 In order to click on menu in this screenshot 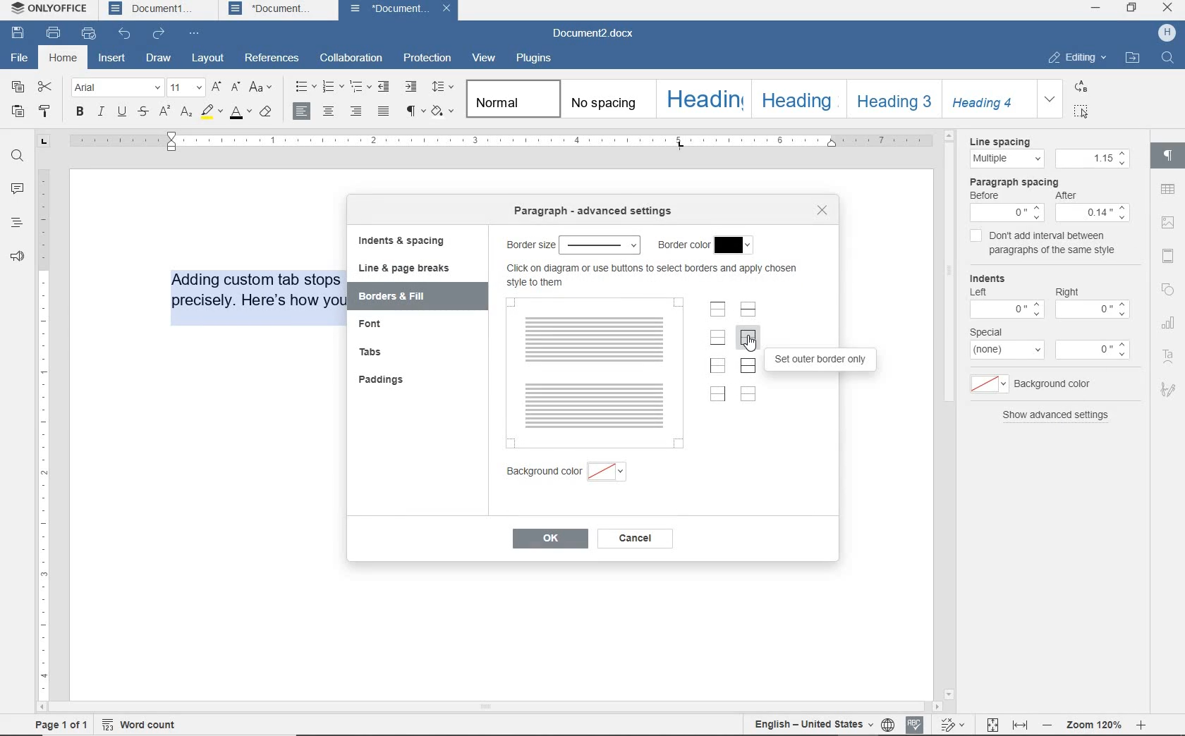, I will do `click(986, 383)`.